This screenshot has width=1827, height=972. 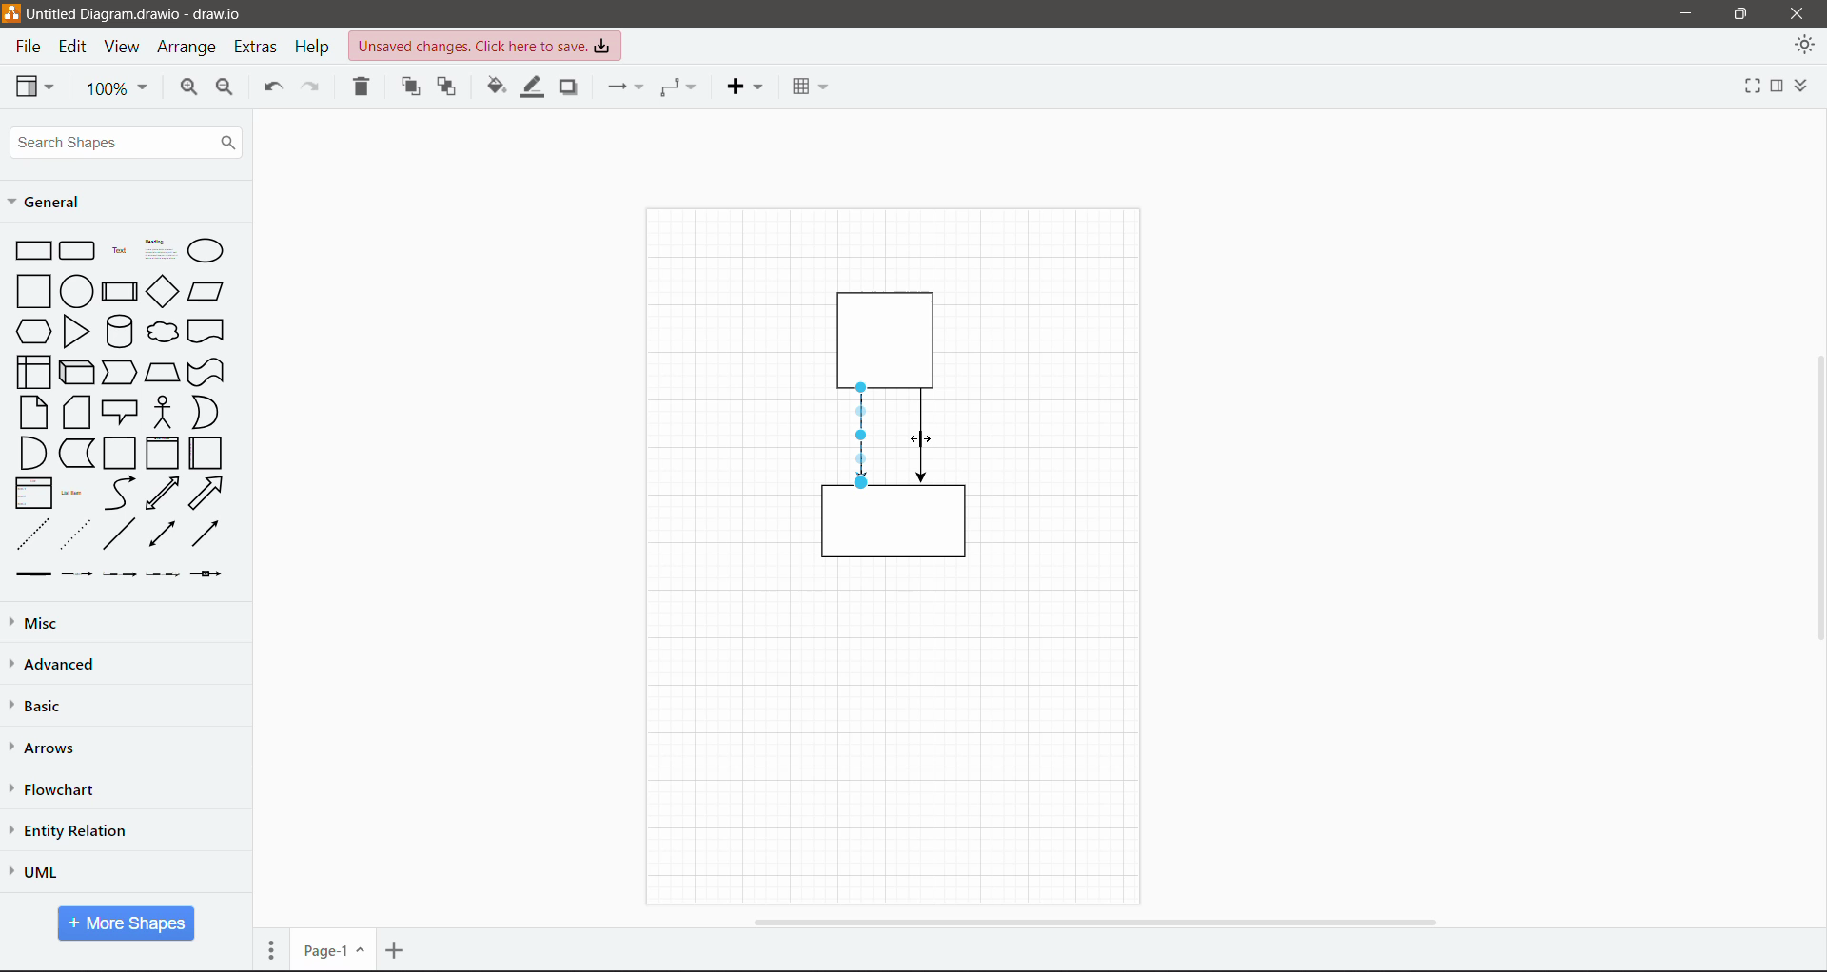 What do you see at coordinates (78, 249) in the screenshot?
I see `Rounded Rectangle` at bounding box center [78, 249].